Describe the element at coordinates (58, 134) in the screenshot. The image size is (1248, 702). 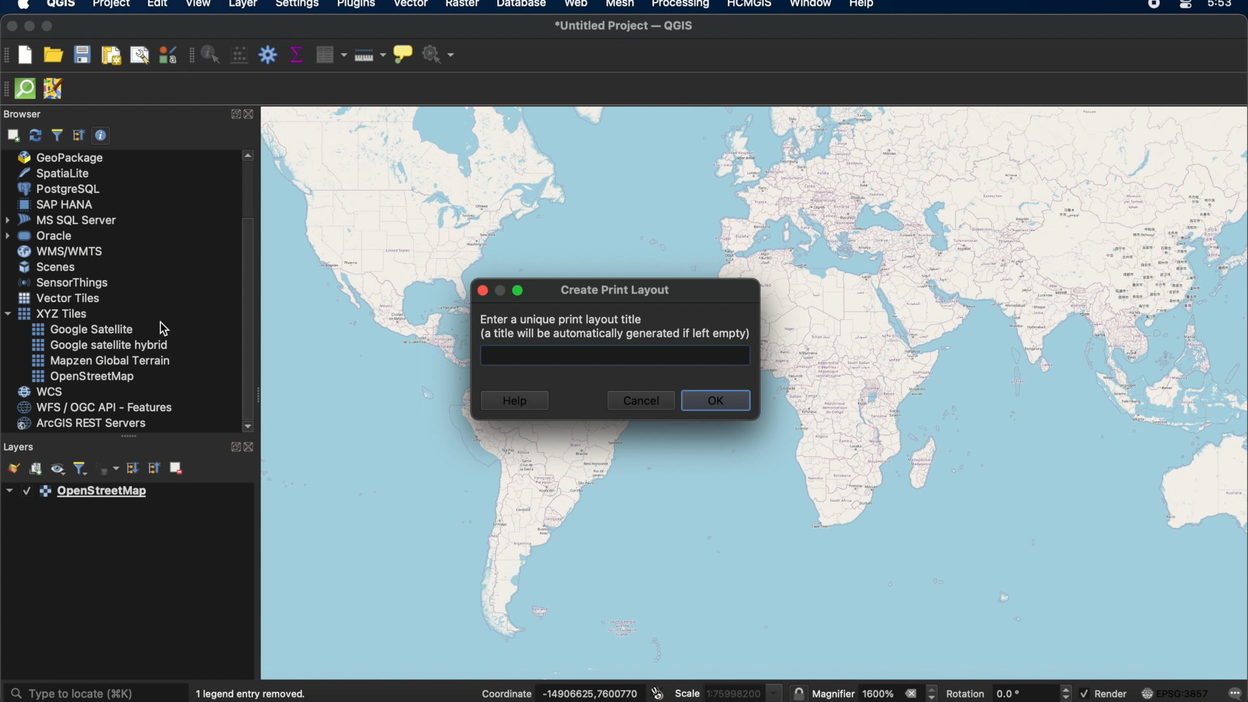
I see `filter browser` at that location.